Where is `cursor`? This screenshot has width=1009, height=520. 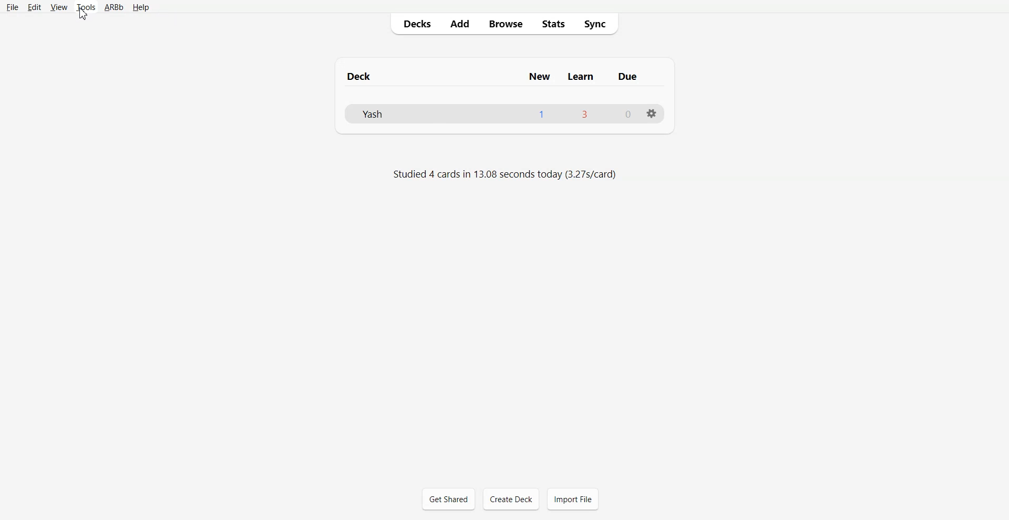
cursor is located at coordinates (89, 18).